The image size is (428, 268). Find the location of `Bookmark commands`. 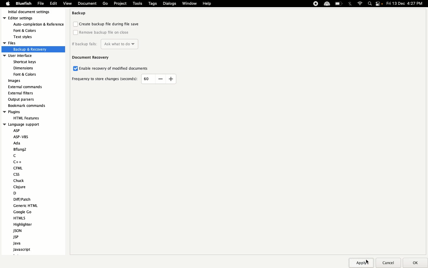

Bookmark commands is located at coordinates (32, 106).